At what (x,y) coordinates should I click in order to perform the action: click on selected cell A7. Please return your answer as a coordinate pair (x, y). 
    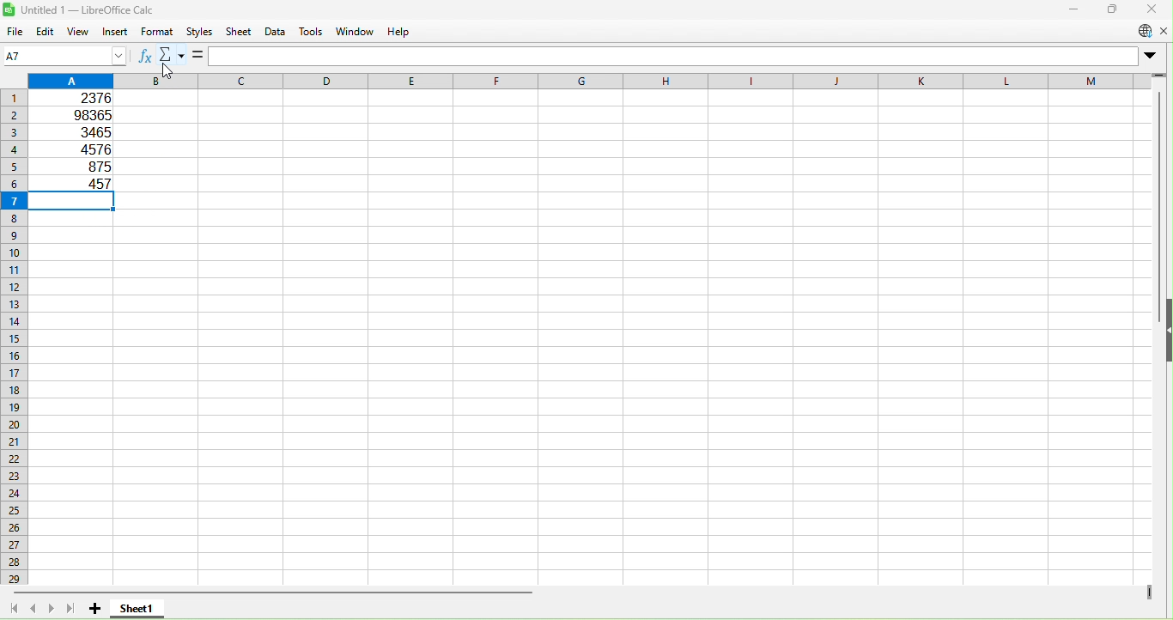
    Looking at the image, I should click on (74, 202).